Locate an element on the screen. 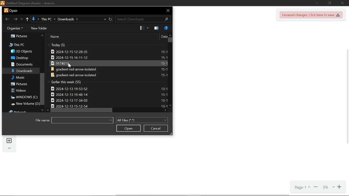  Refresh is located at coordinates (111, 19).